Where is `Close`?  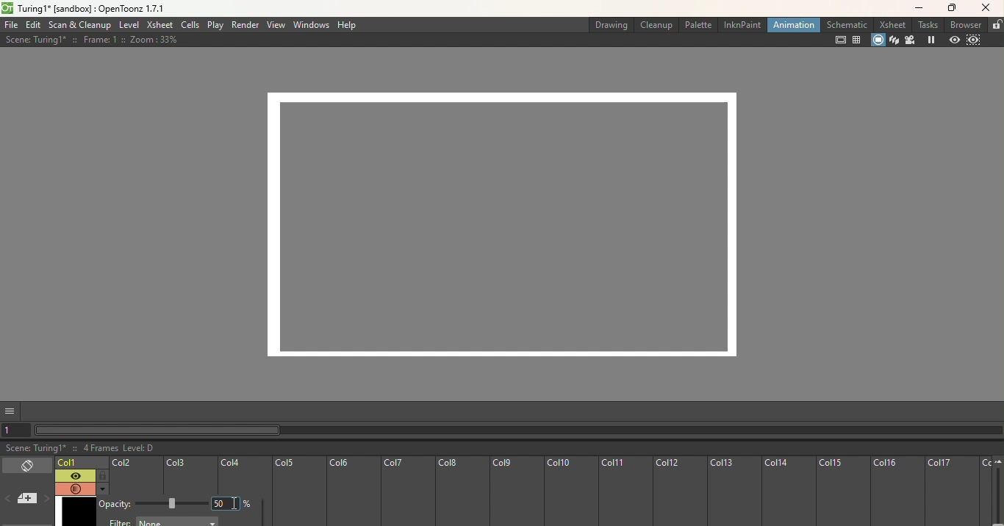
Close is located at coordinates (988, 9).